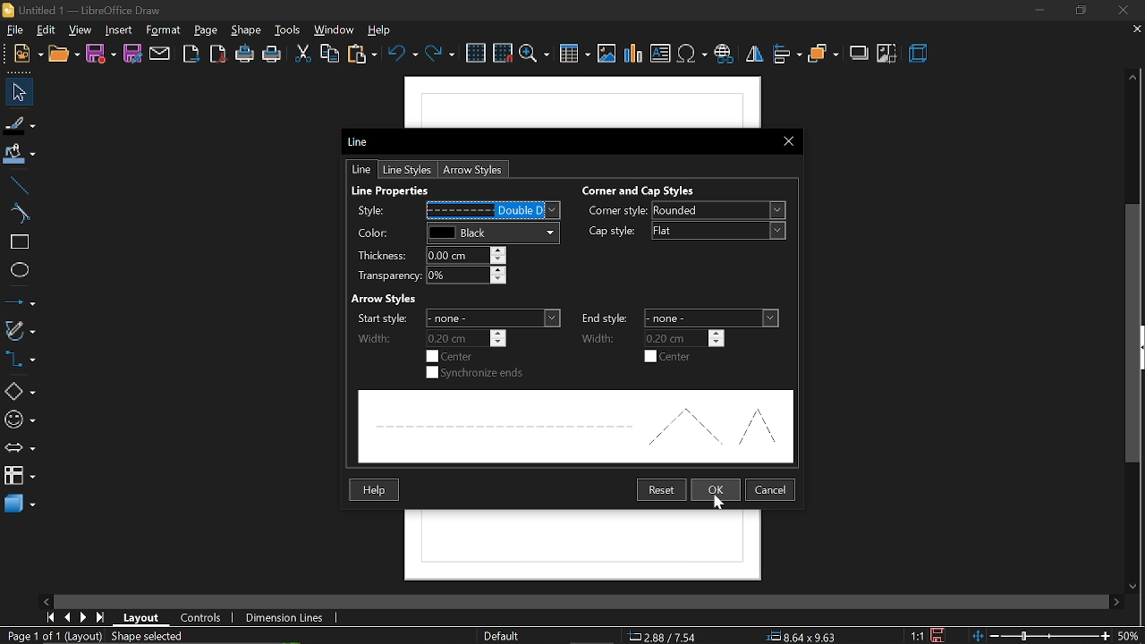 This screenshot has width=1145, height=644. I want to click on end center, so click(668, 358).